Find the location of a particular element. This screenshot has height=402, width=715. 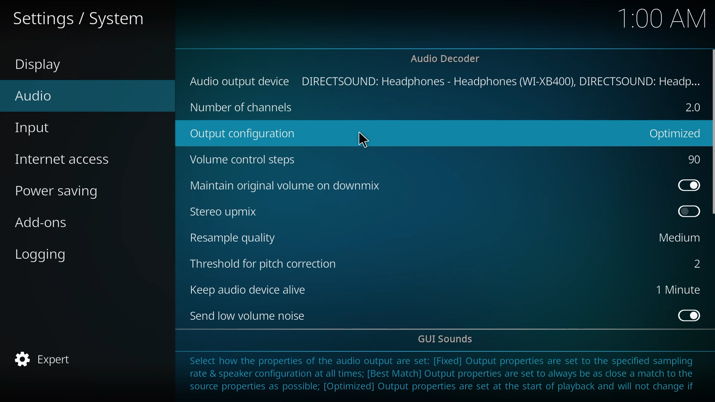

optimized is located at coordinates (676, 133).